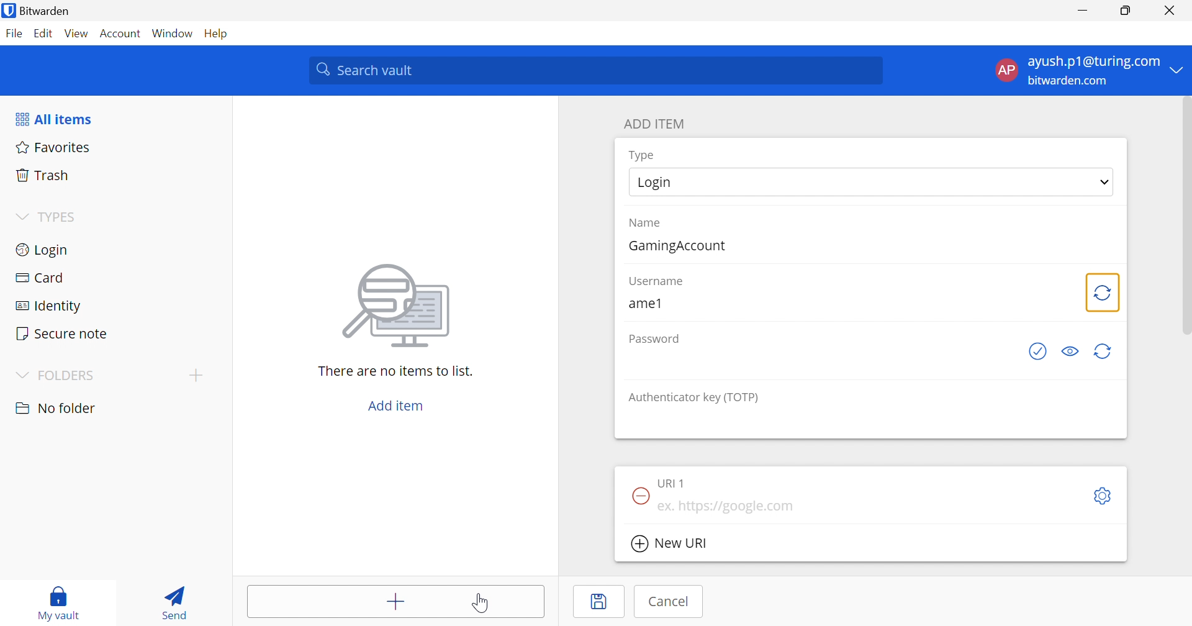  What do you see at coordinates (1096, 63) in the screenshot?
I see `ayush.p1@turing.com` at bounding box center [1096, 63].